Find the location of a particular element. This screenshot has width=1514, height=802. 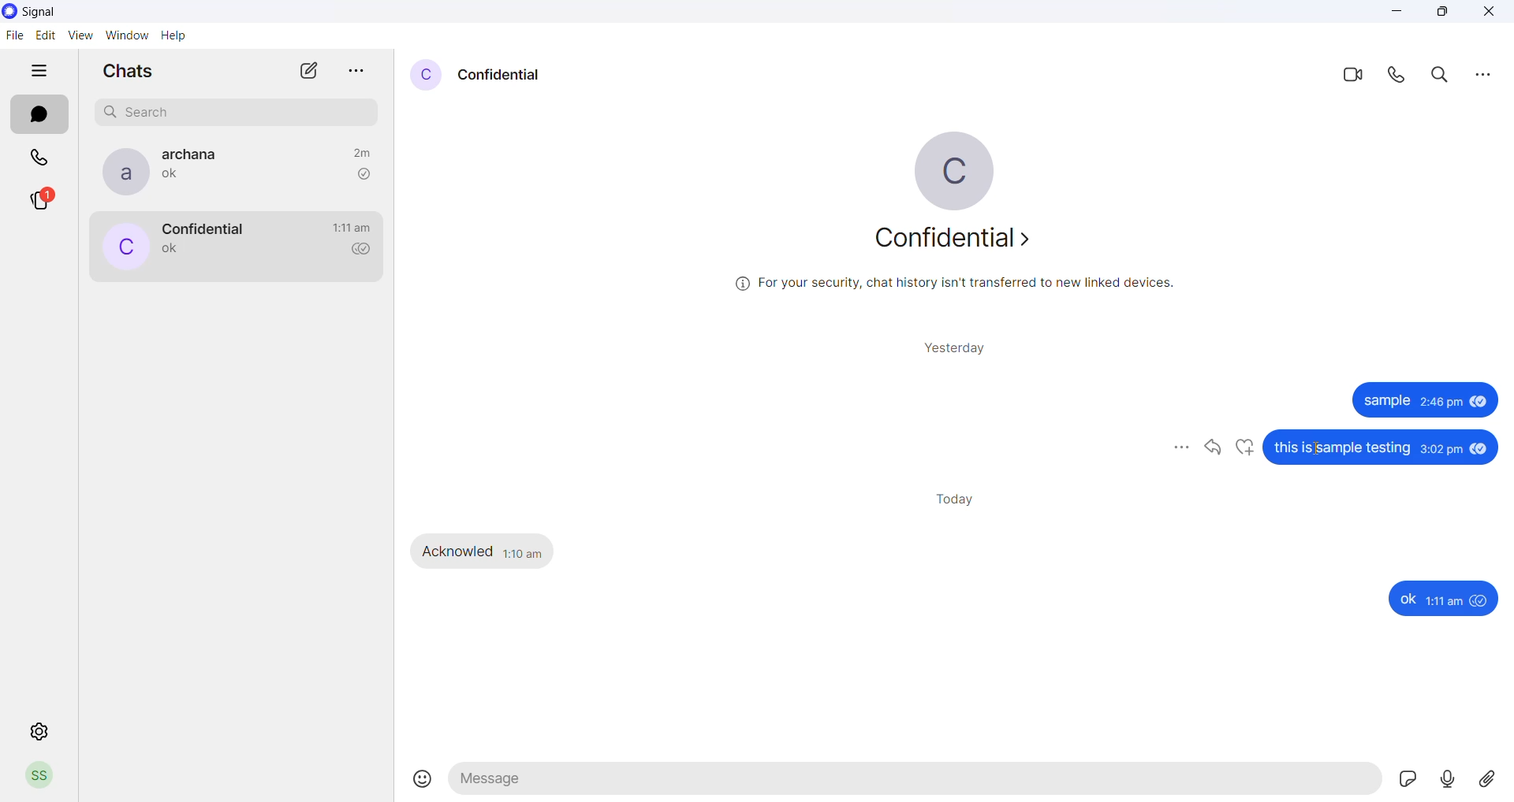

seen is located at coordinates (1482, 601).